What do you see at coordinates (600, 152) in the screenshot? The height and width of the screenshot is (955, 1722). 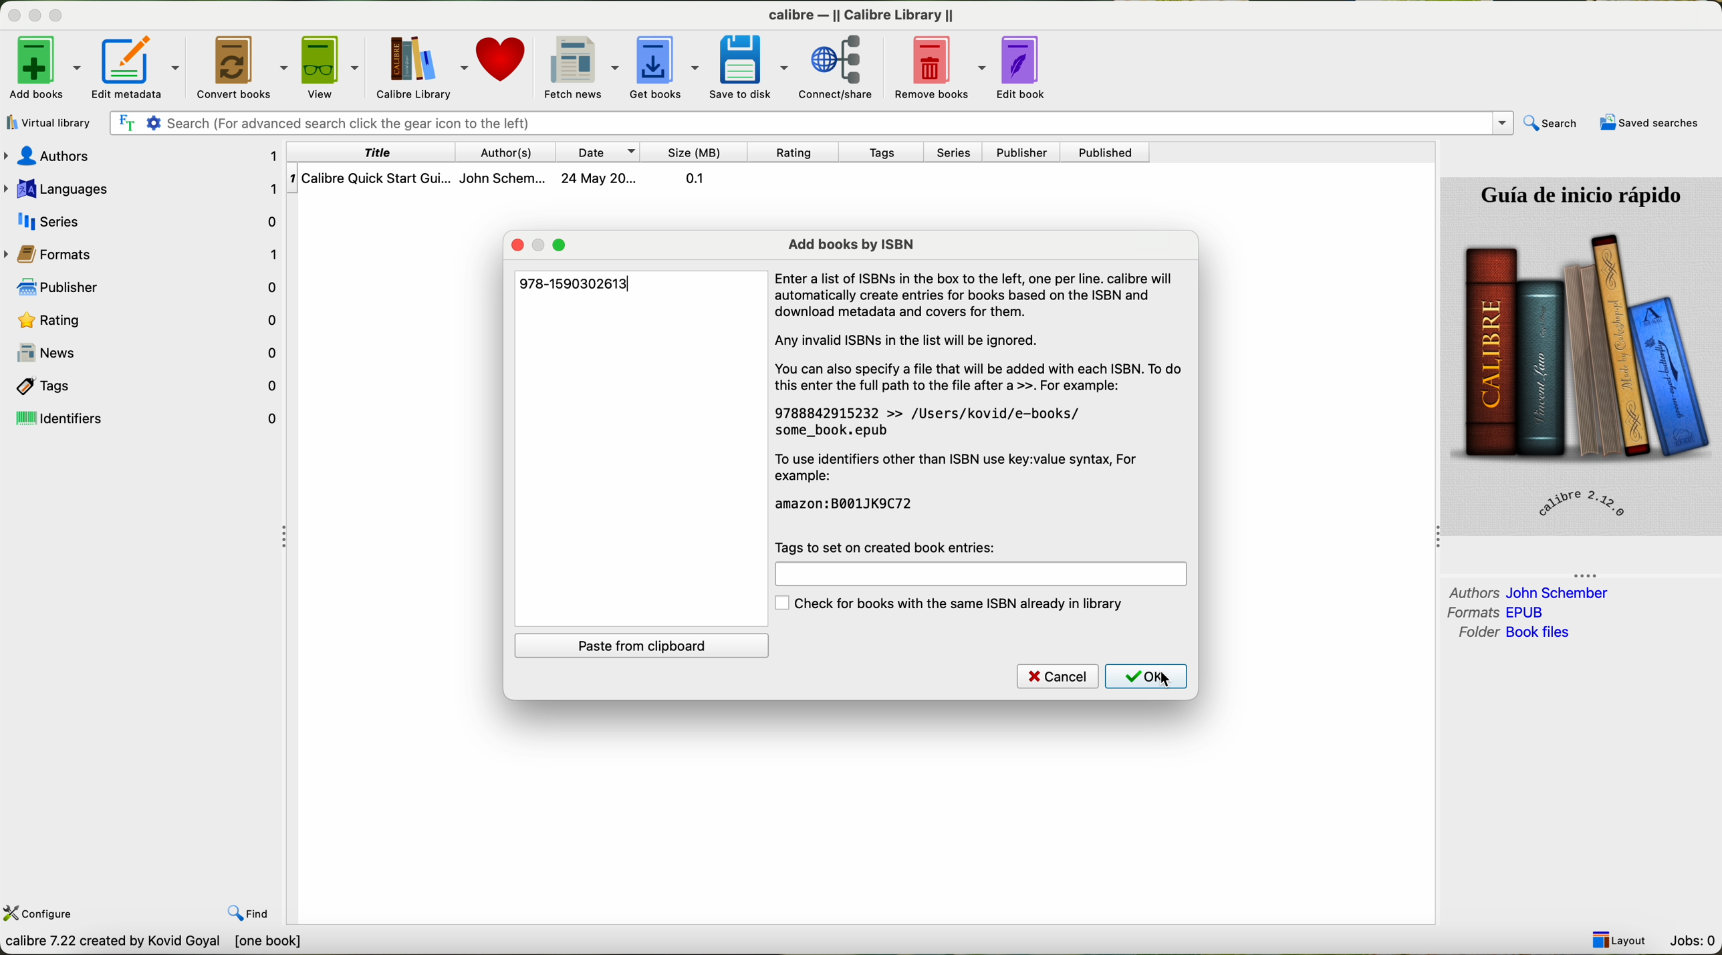 I see `date` at bounding box center [600, 152].